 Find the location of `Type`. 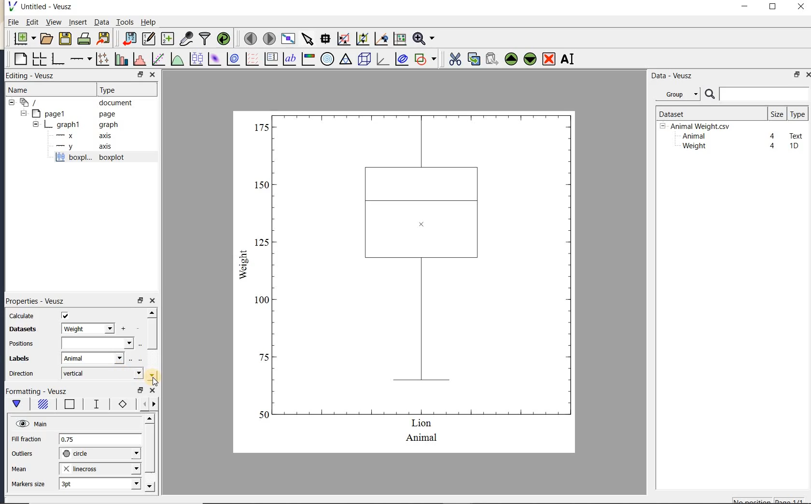

Type is located at coordinates (125, 89).